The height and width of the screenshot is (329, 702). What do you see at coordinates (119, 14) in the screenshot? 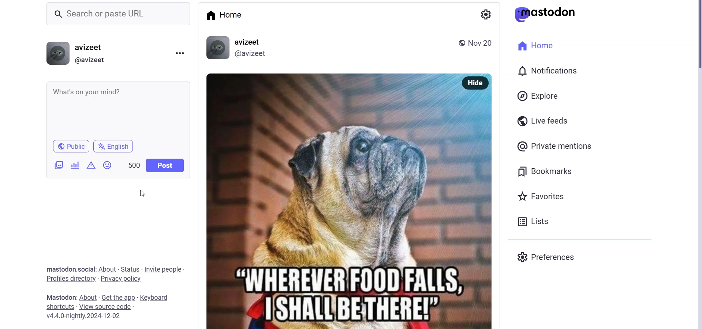
I see `Search or paste URL` at bounding box center [119, 14].